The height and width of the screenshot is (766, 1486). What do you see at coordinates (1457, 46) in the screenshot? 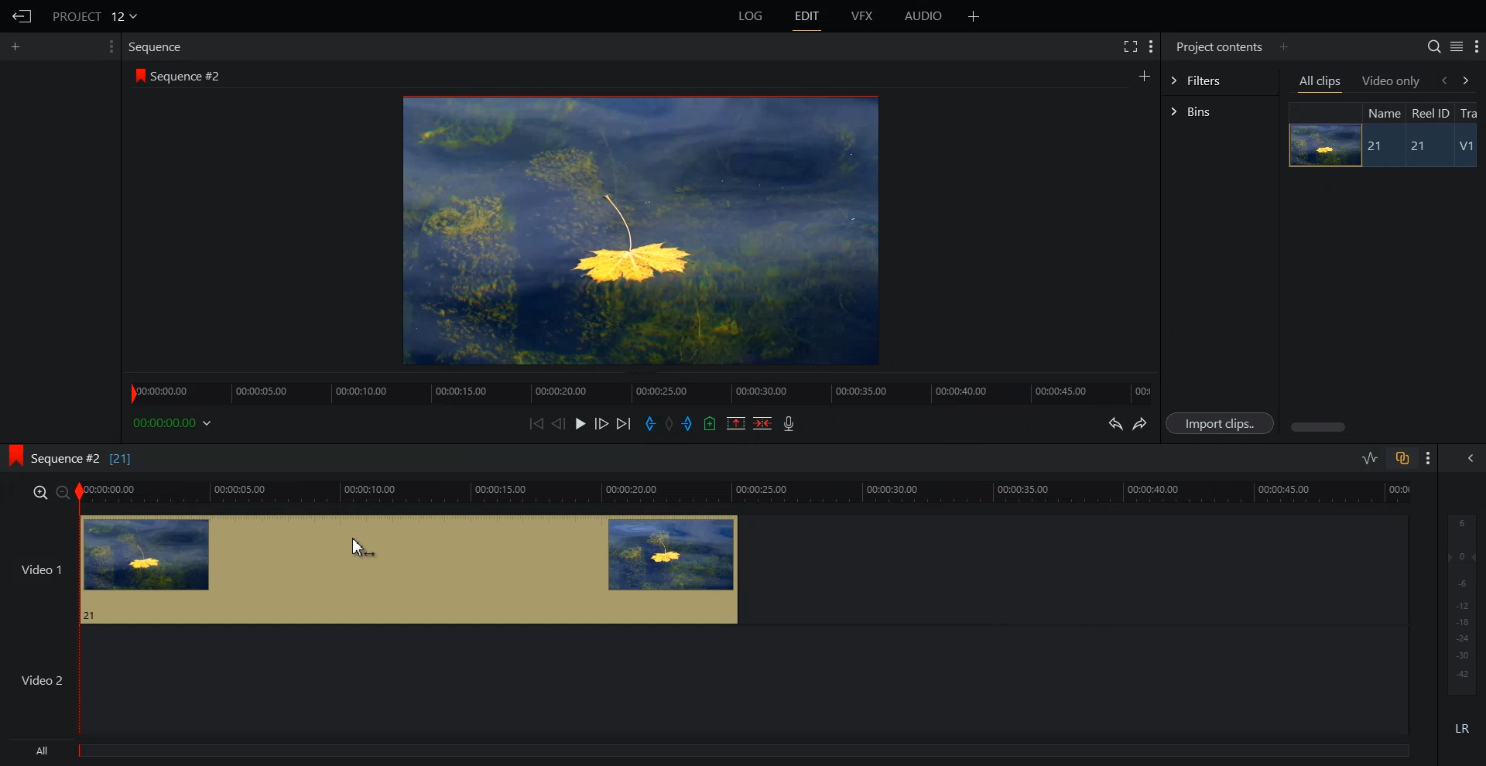
I see `Toggle between list and tile view` at bounding box center [1457, 46].